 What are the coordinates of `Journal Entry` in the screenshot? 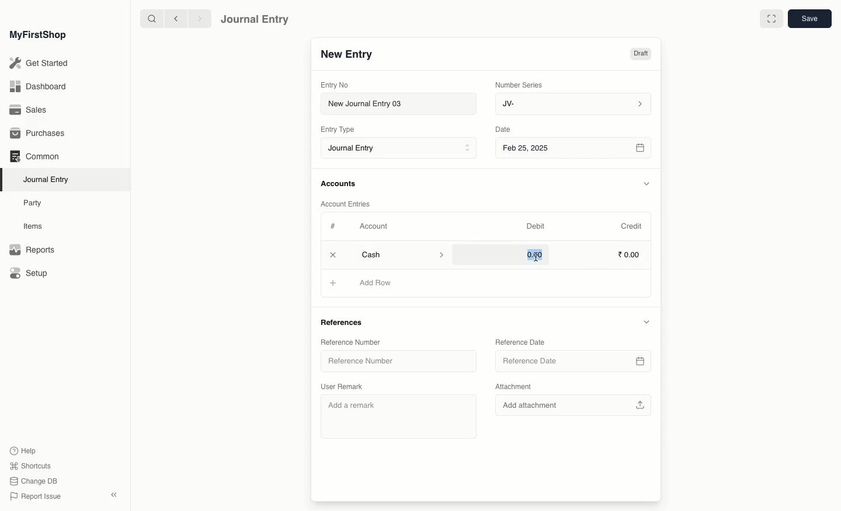 It's located at (49, 179).